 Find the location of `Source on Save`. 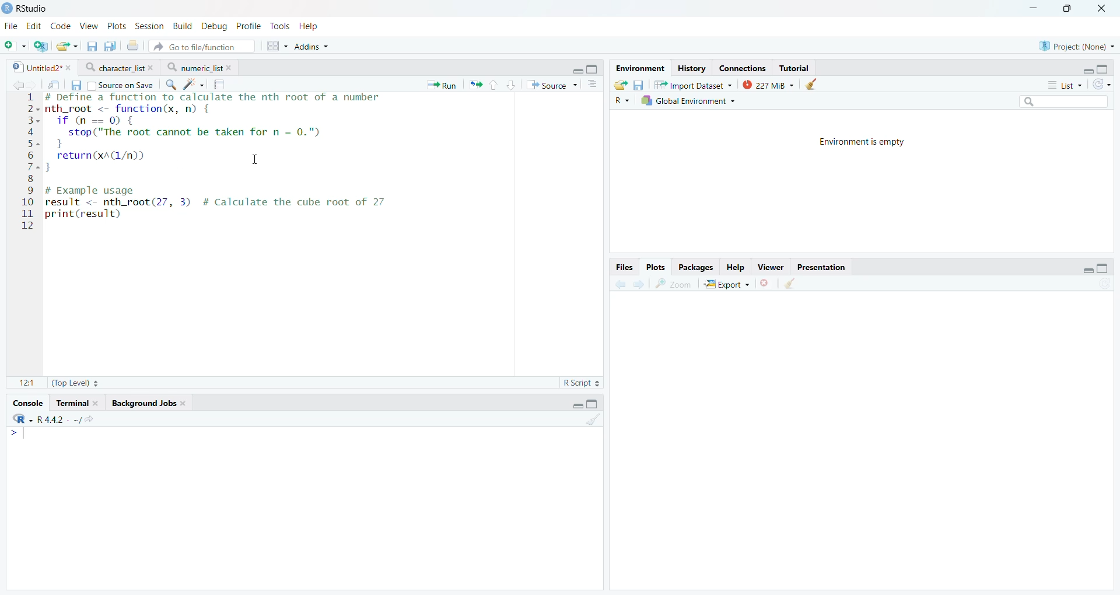

Source on Save is located at coordinates (120, 85).